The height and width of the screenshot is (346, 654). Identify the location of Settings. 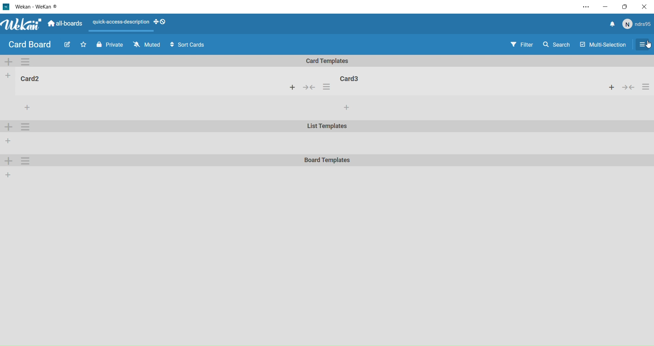
(27, 161).